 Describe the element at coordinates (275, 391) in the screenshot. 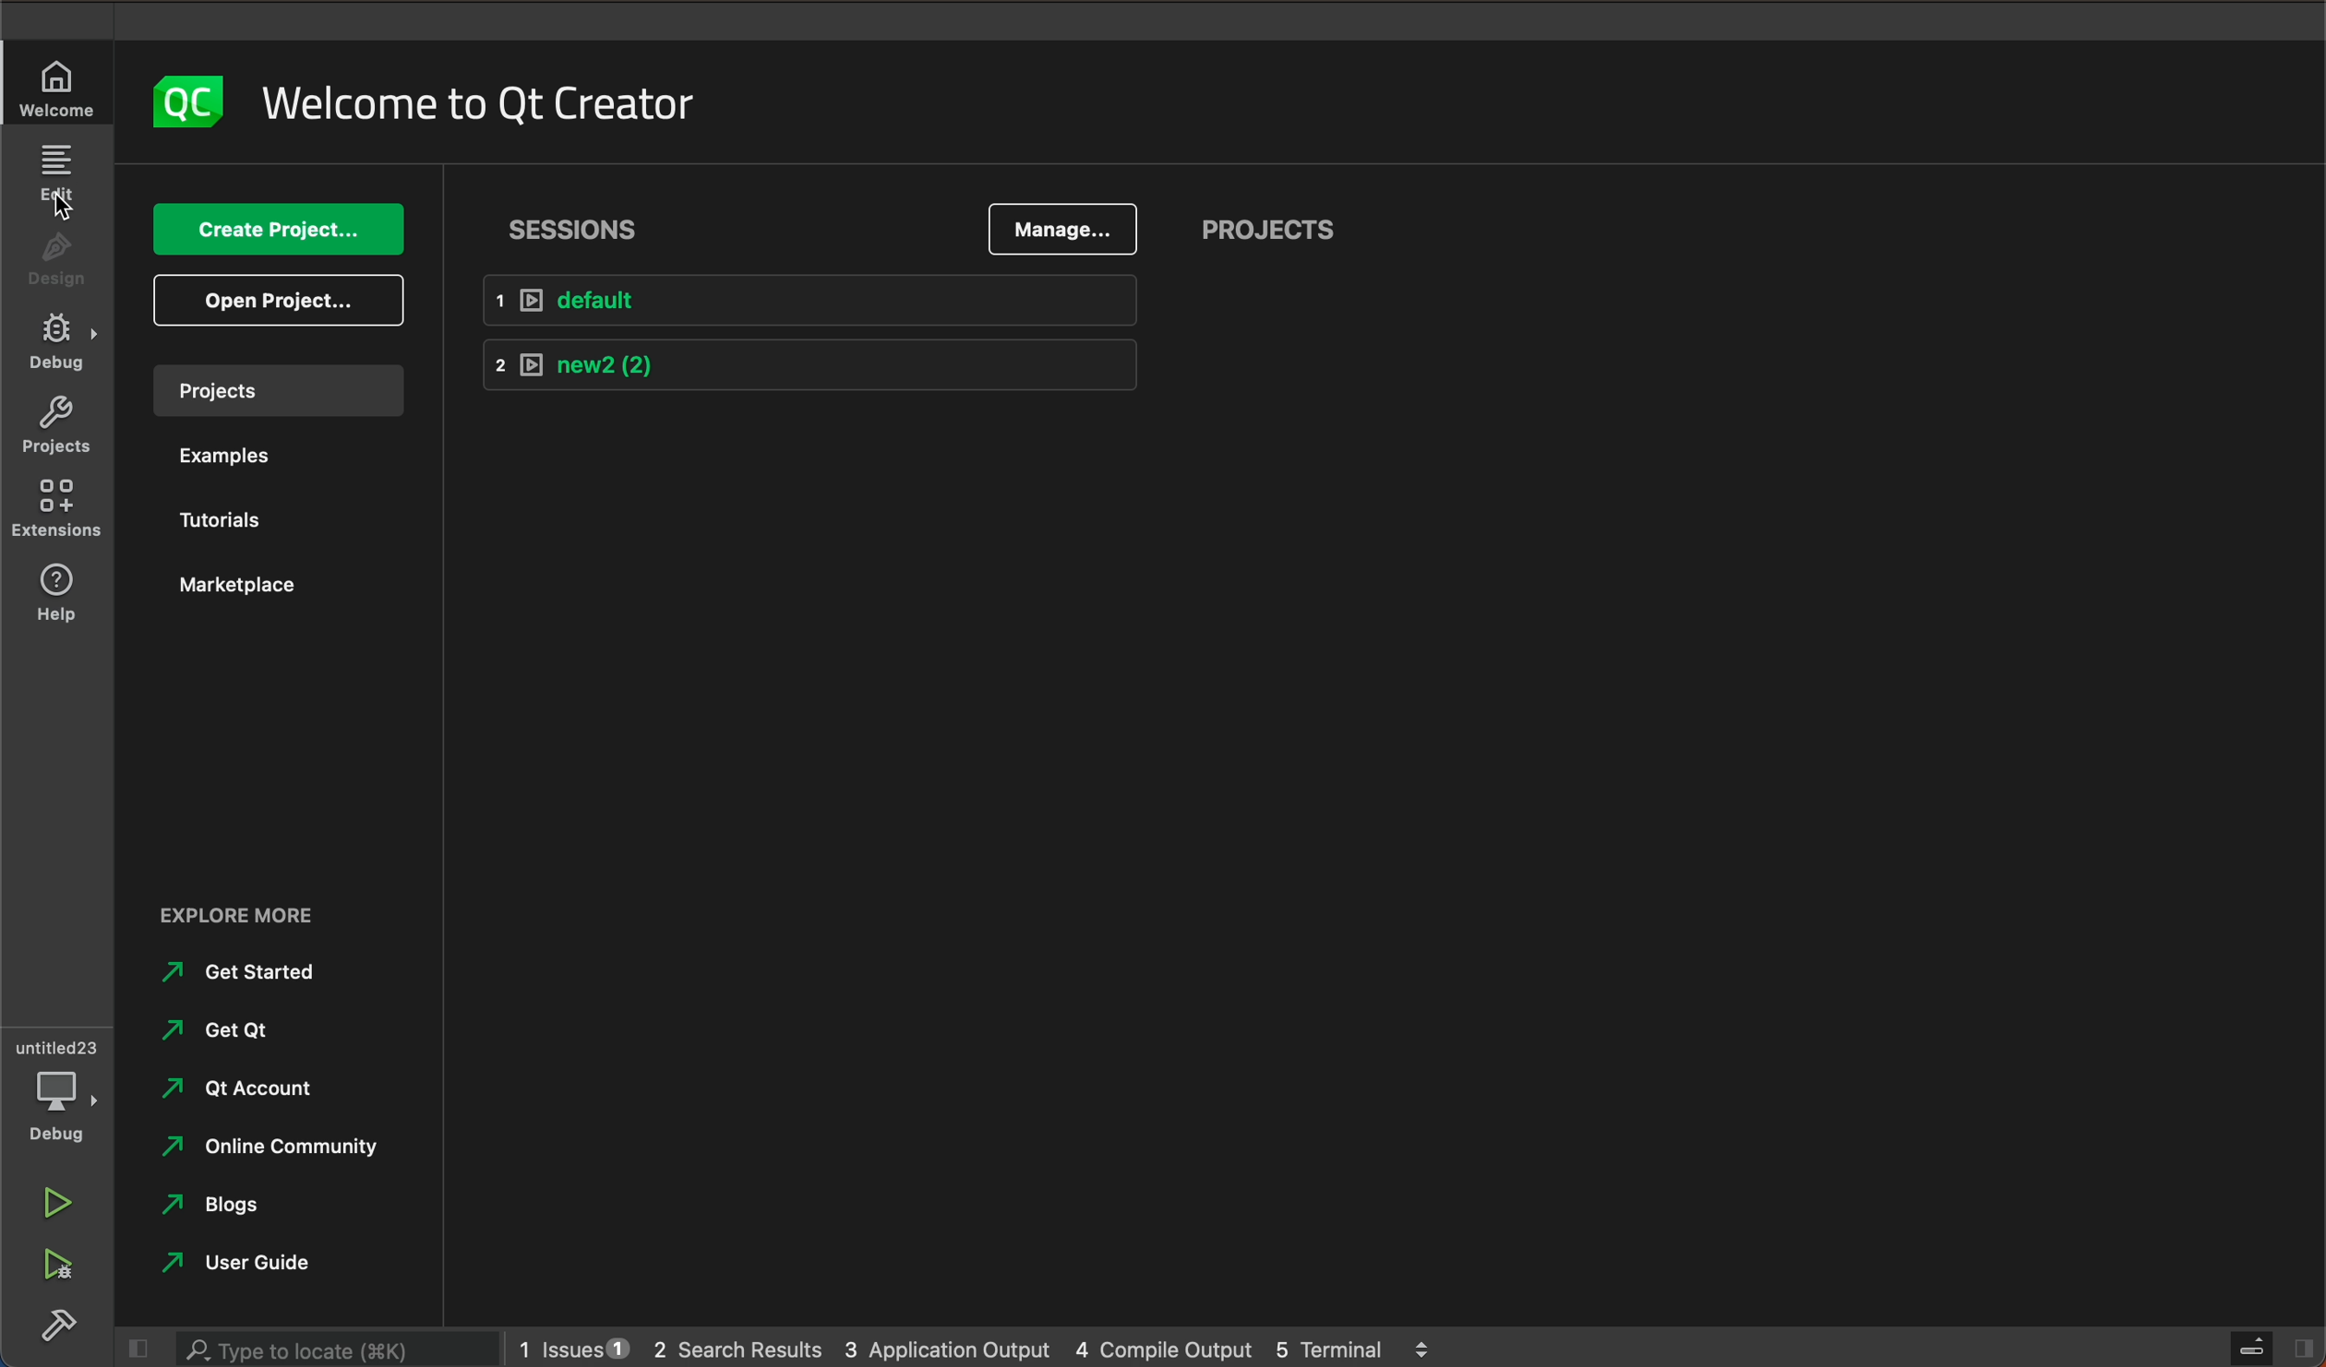

I see `projects` at that location.